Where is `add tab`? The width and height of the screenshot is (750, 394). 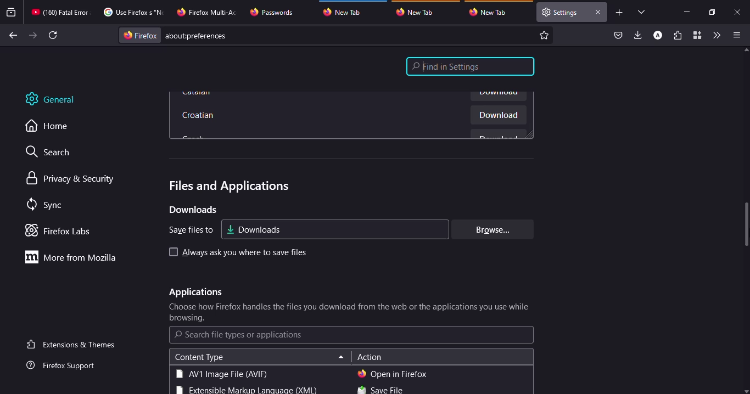 add tab is located at coordinates (619, 13).